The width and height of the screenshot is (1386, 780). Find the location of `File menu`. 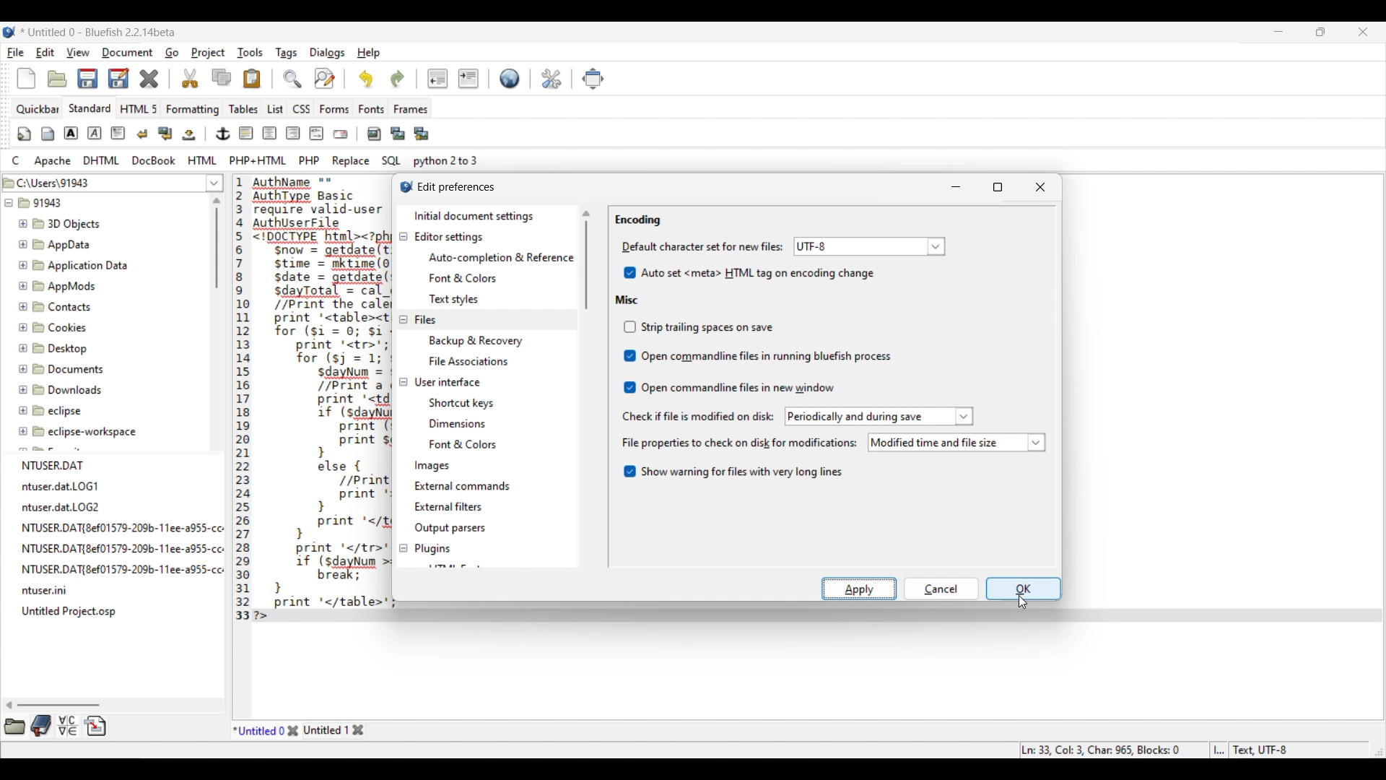

File menu is located at coordinates (16, 53).